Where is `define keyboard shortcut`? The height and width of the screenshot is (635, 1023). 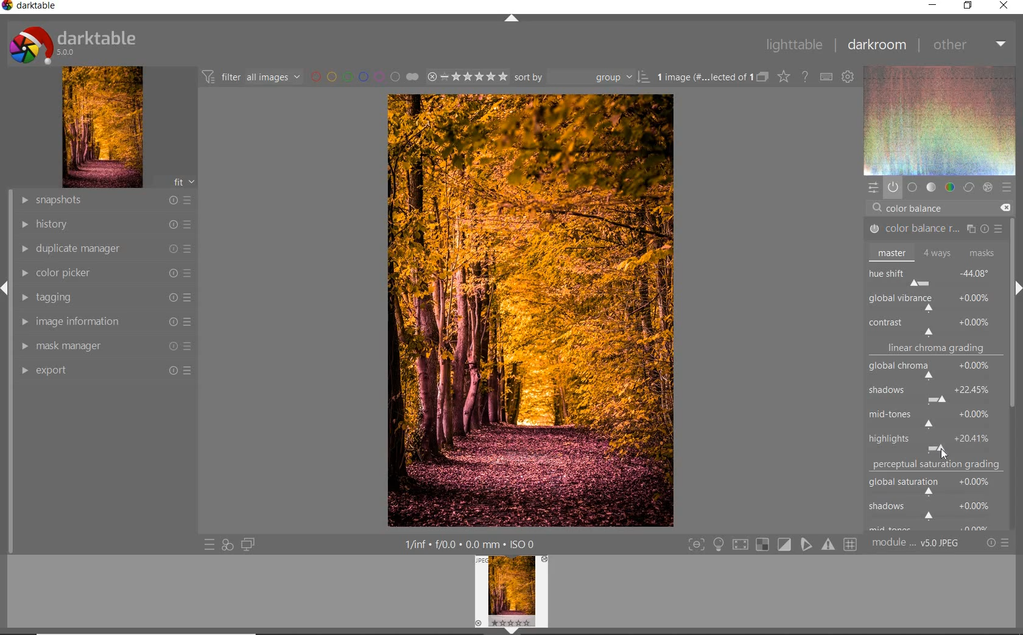
define keyboard shortcut is located at coordinates (826, 77).